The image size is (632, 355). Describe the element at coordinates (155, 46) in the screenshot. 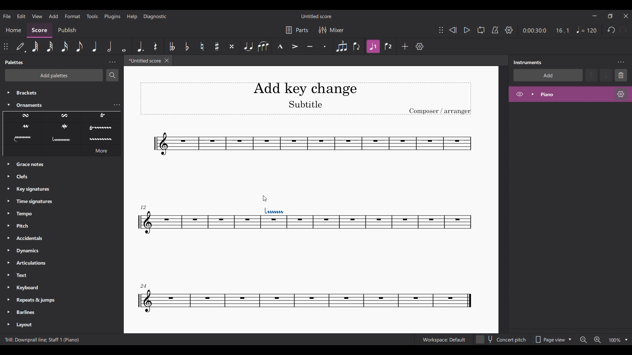

I see `Rest` at that location.